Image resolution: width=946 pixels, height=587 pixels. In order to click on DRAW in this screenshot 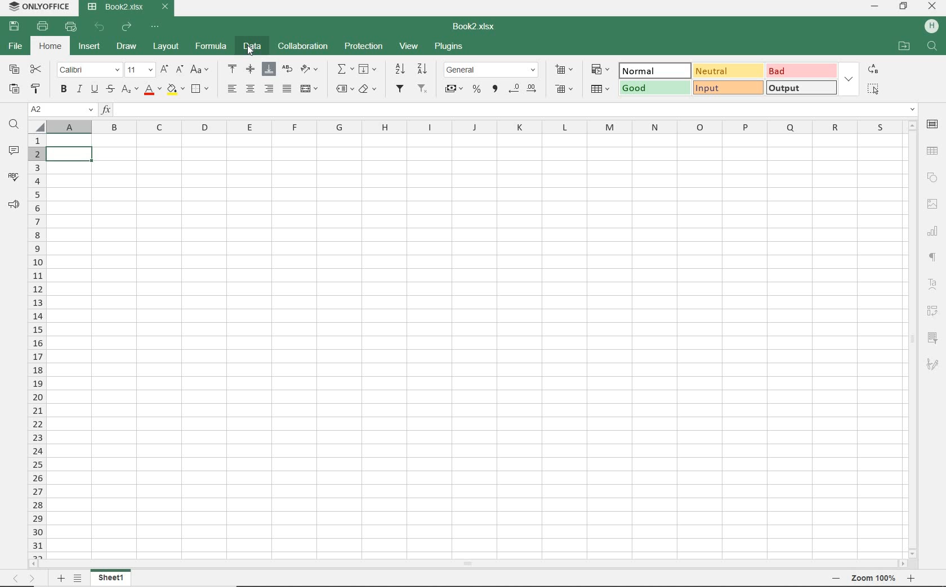, I will do `click(127, 46)`.